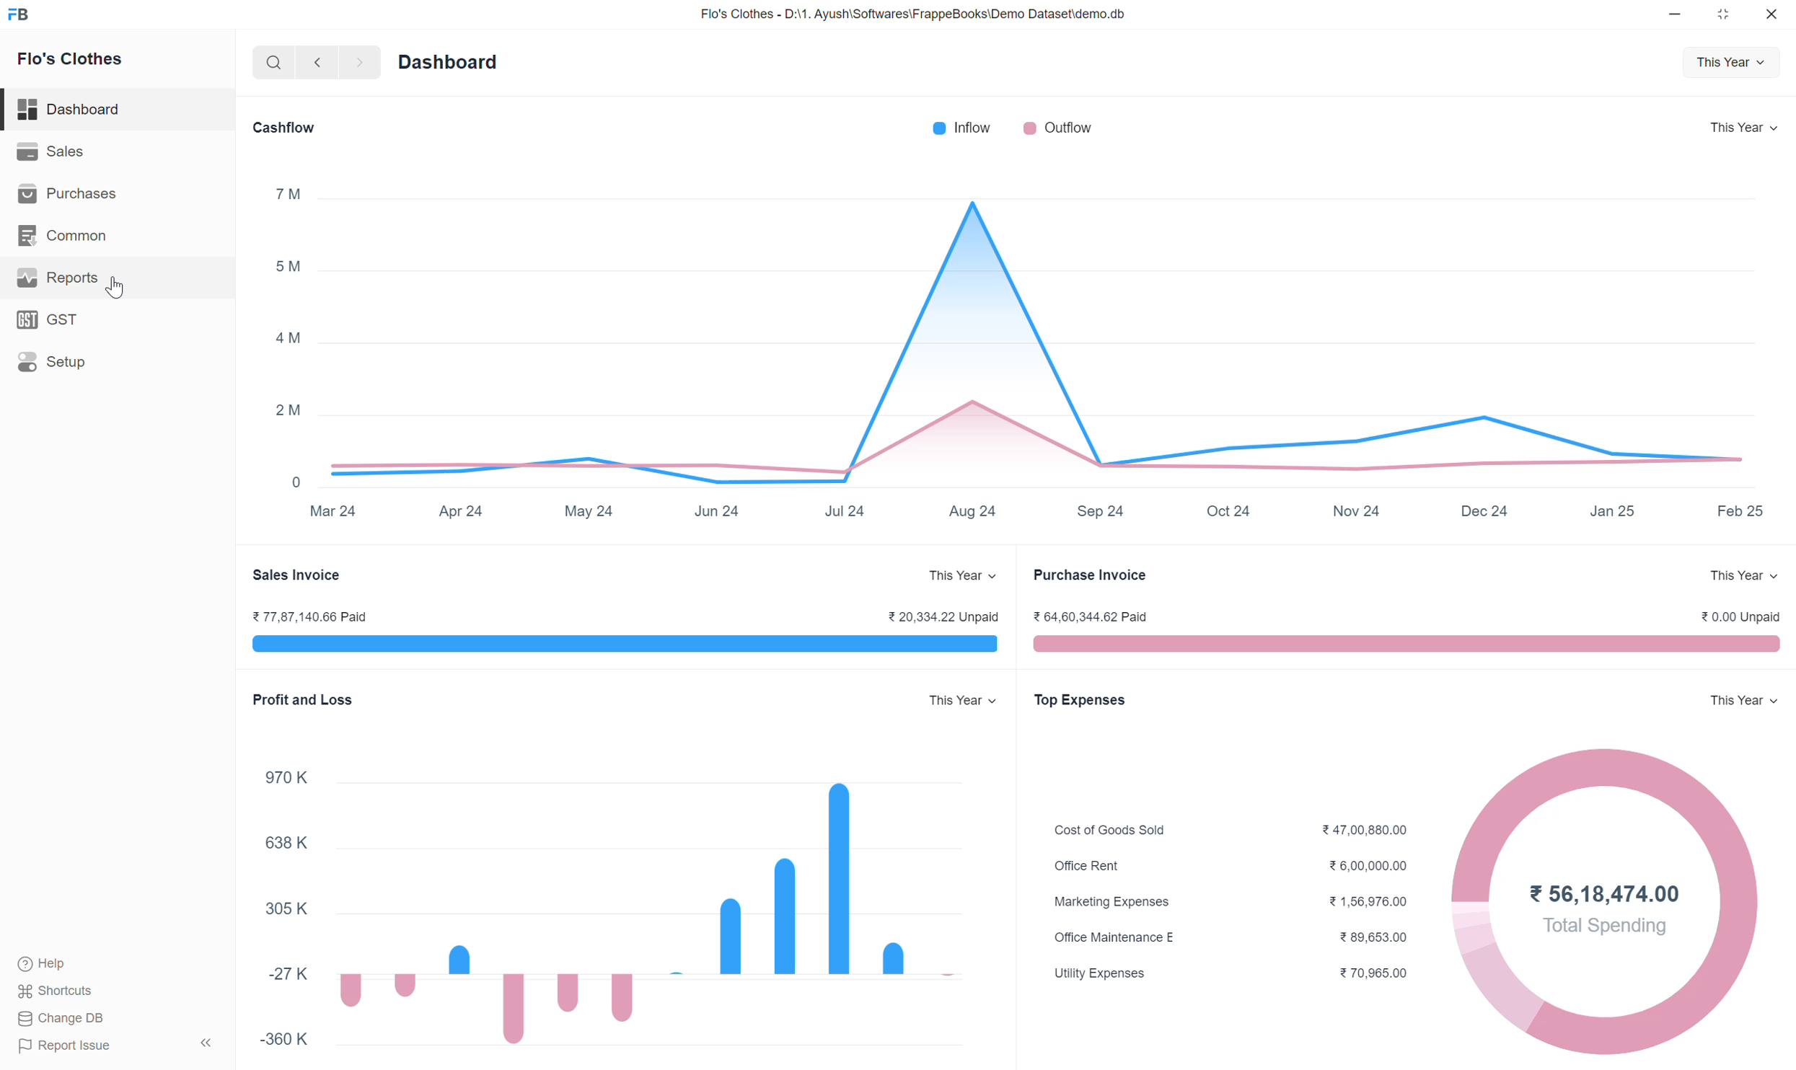 Image resolution: width=1796 pixels, height=1070 pixels. Describe the element at coordinates (1239, 973) in the screenshot. I see `Utility Expenses ¥70,965.00` at that location.